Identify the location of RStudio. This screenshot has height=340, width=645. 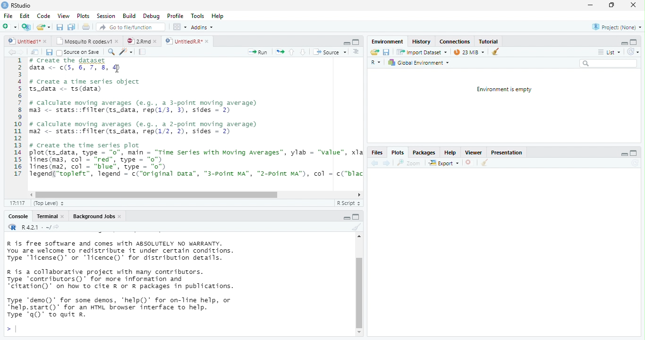
(17, 5).